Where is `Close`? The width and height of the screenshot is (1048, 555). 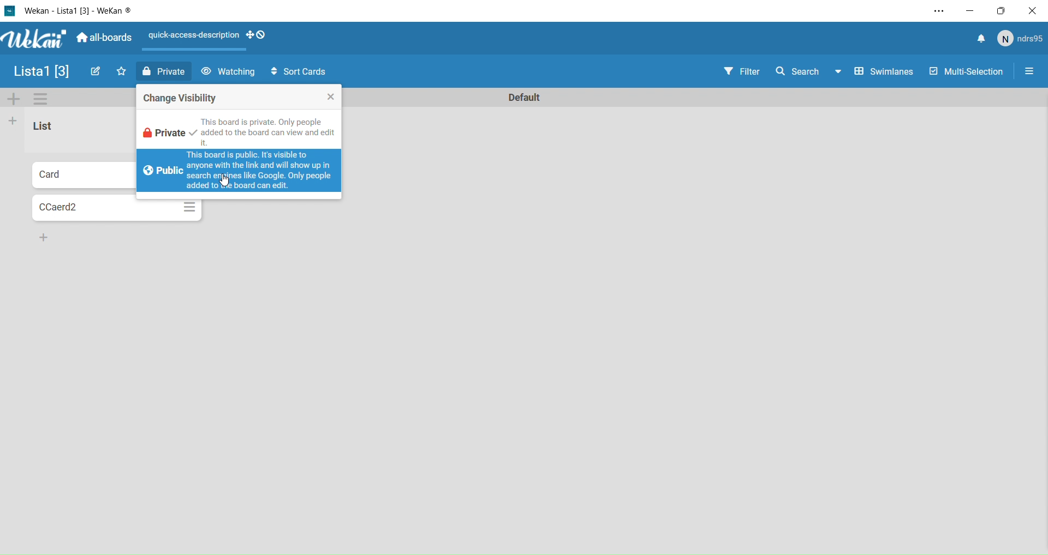
Close is located at coordinates (1032, 9).